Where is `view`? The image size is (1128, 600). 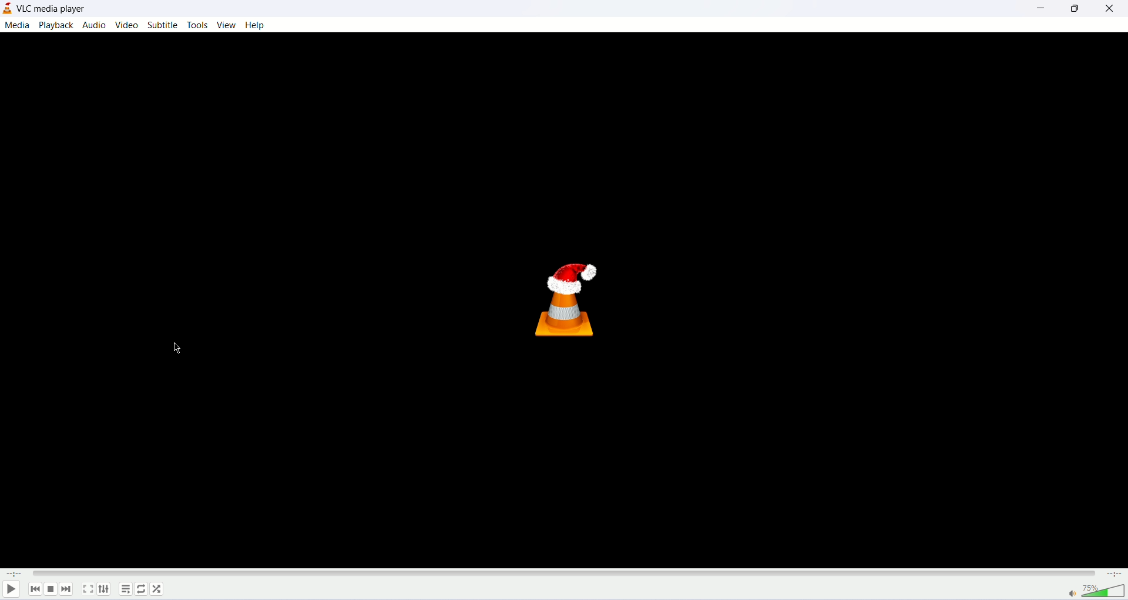
view is located at coordinates (226, 24).